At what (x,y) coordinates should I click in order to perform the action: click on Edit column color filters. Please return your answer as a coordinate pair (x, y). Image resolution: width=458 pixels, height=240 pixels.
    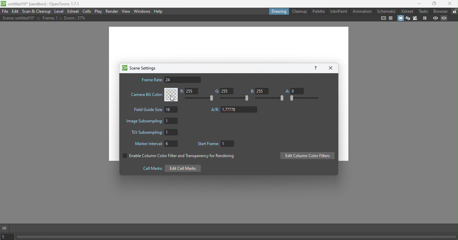
    Looking at the image, I should click on (307, 156).